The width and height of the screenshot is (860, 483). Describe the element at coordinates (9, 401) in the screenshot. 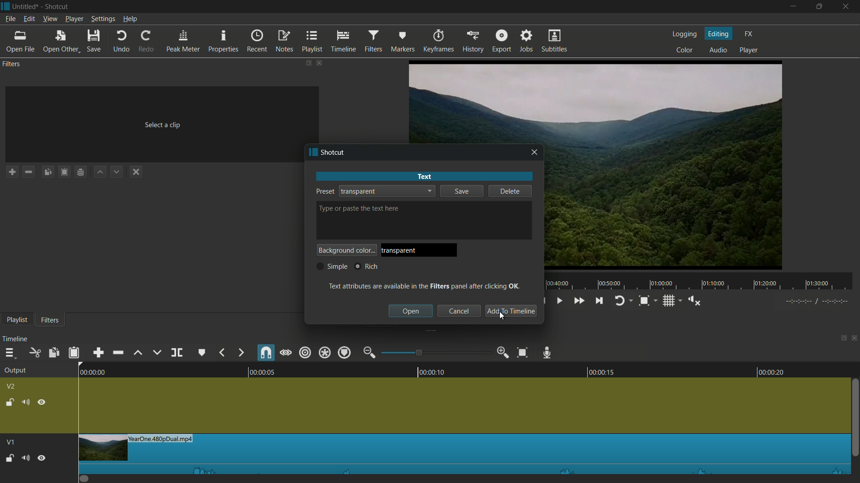

I see `lock` at that location.